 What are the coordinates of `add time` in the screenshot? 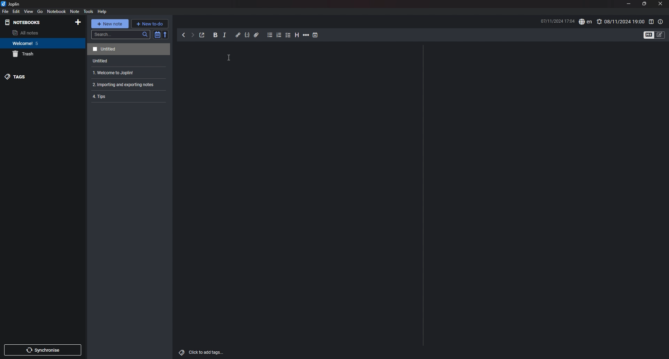 It's located at (315, 35).